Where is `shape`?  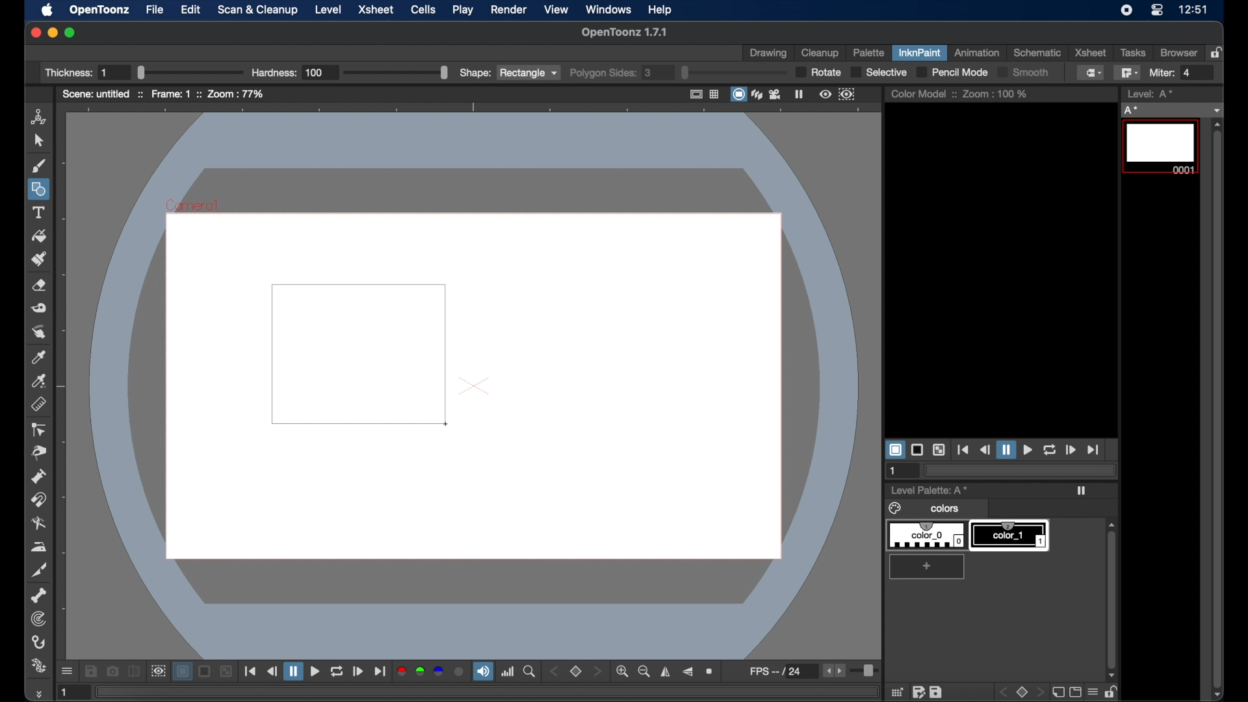 shape is located at coordinates (508, 73).